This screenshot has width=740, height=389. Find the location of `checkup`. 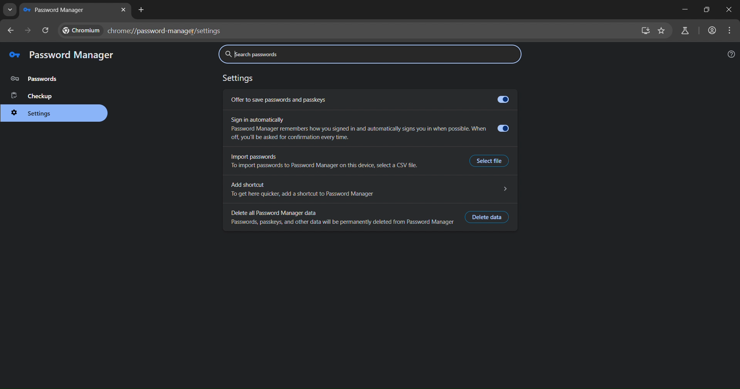

checkup is located at coordinates (33, 97).